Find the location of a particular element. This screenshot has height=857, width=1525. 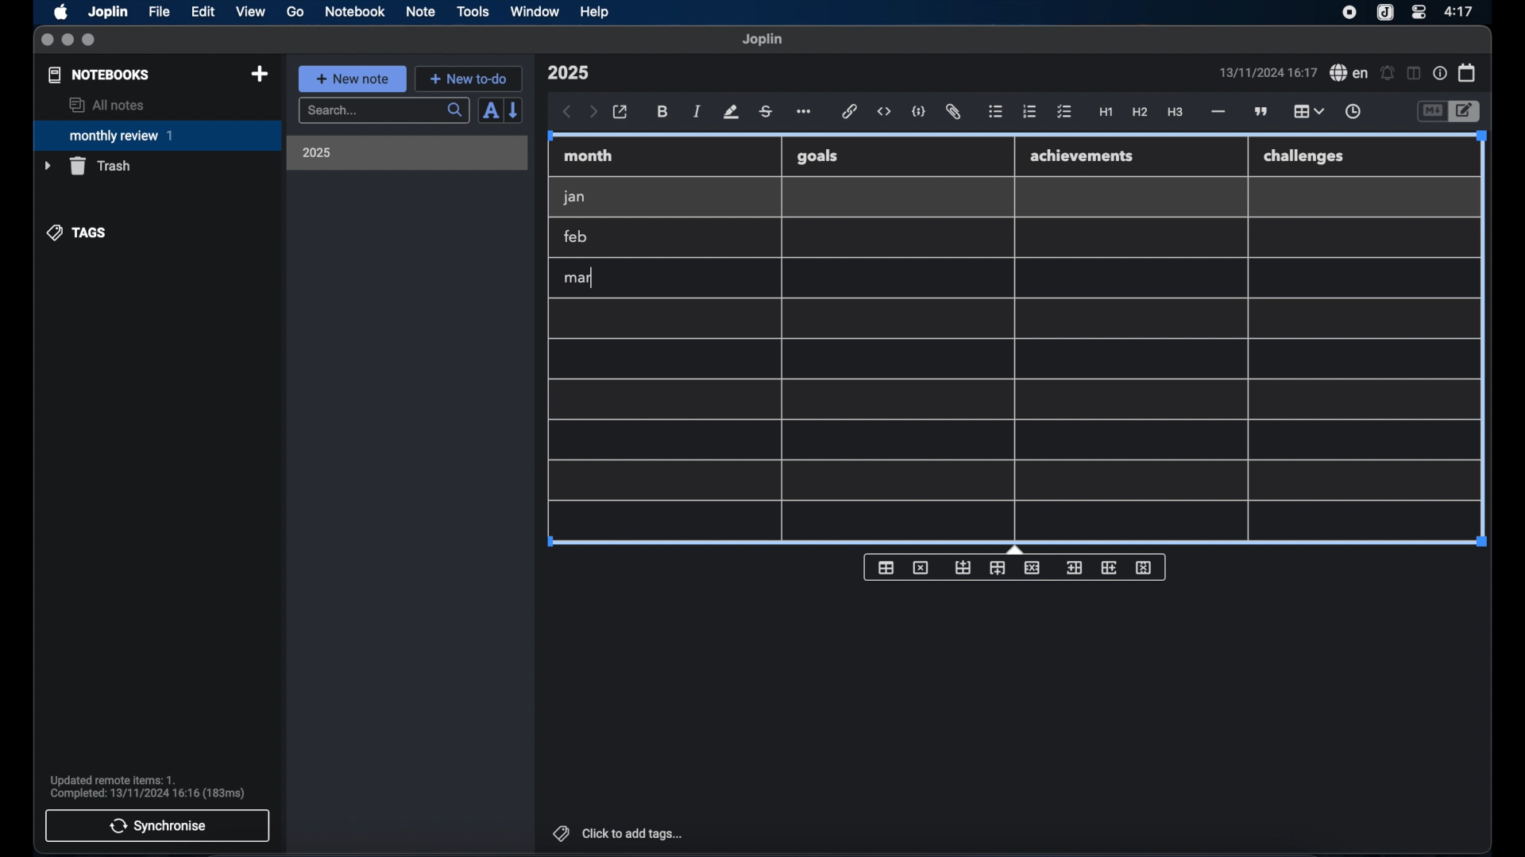

block quotes is located at coordinates (1262, 112).